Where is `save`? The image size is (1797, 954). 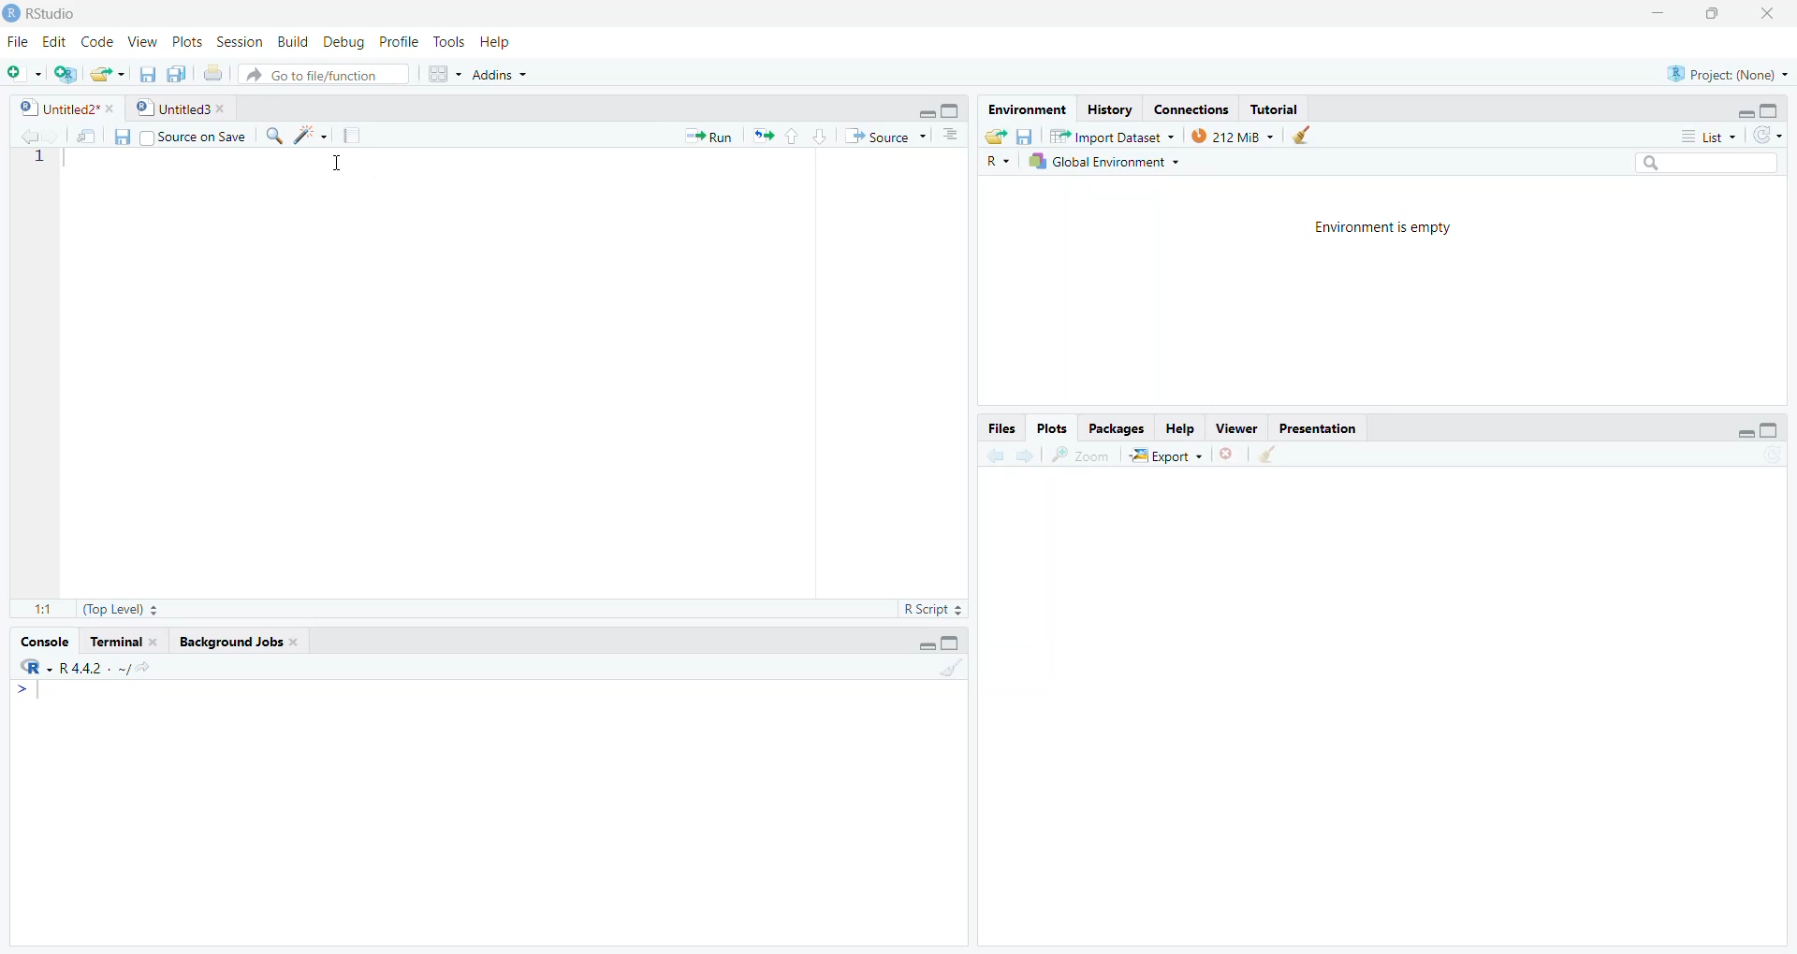
save is located at coordinates (119, 136).